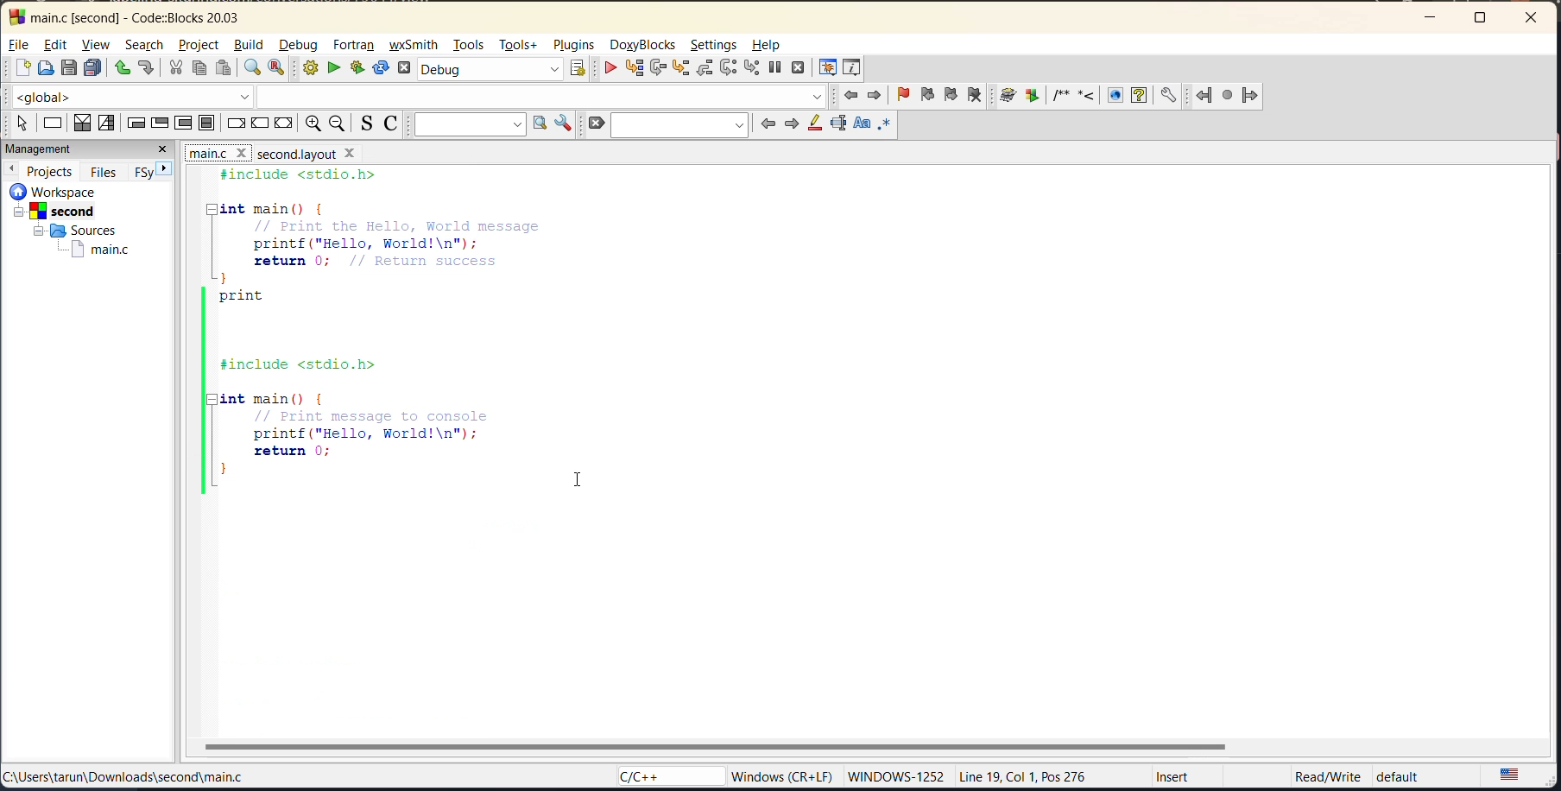 The height and width of the screenshot is (791, 1561). I want to click on build, so click(252, 47).